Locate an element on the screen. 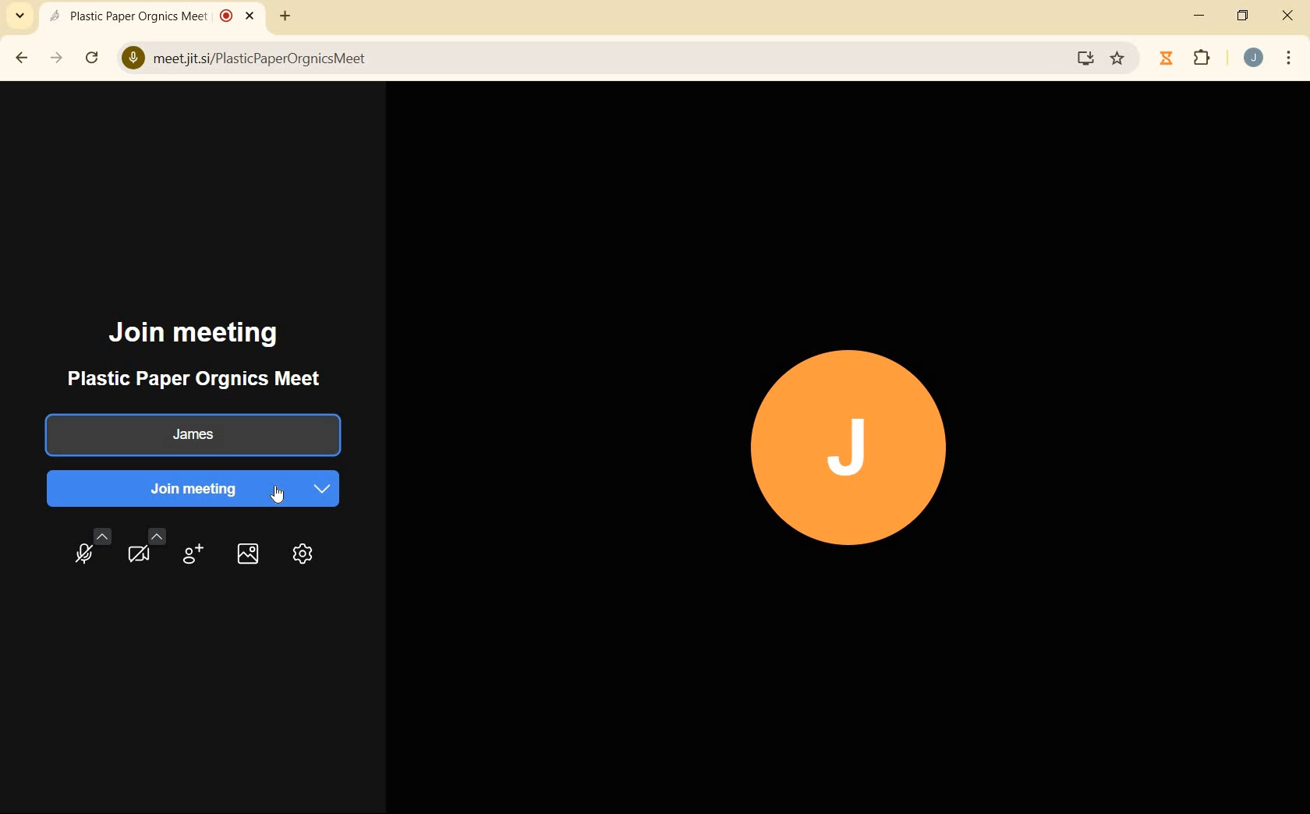 The image size is (1310, 814). meeting URL is located at coordinates (261, 60).